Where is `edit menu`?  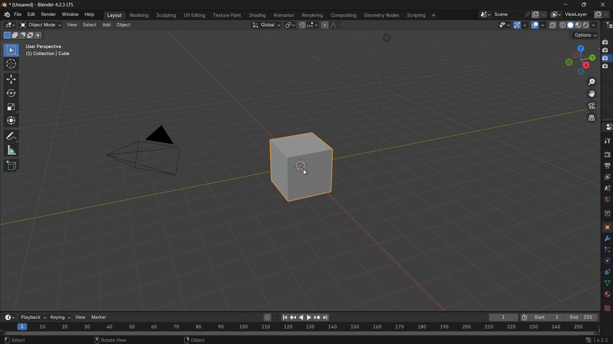 edit menu is located at coordinates (31, 14).